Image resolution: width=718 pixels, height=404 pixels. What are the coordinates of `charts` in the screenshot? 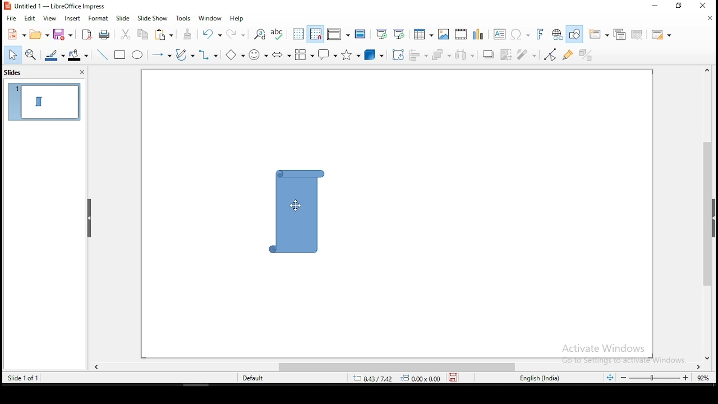 It's located at (478, 33).